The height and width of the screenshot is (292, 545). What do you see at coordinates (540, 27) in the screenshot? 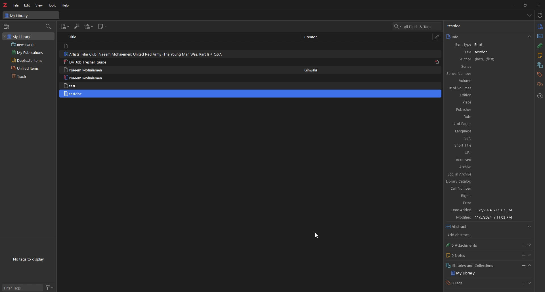
I see `info` at bounding box center [540, 27].